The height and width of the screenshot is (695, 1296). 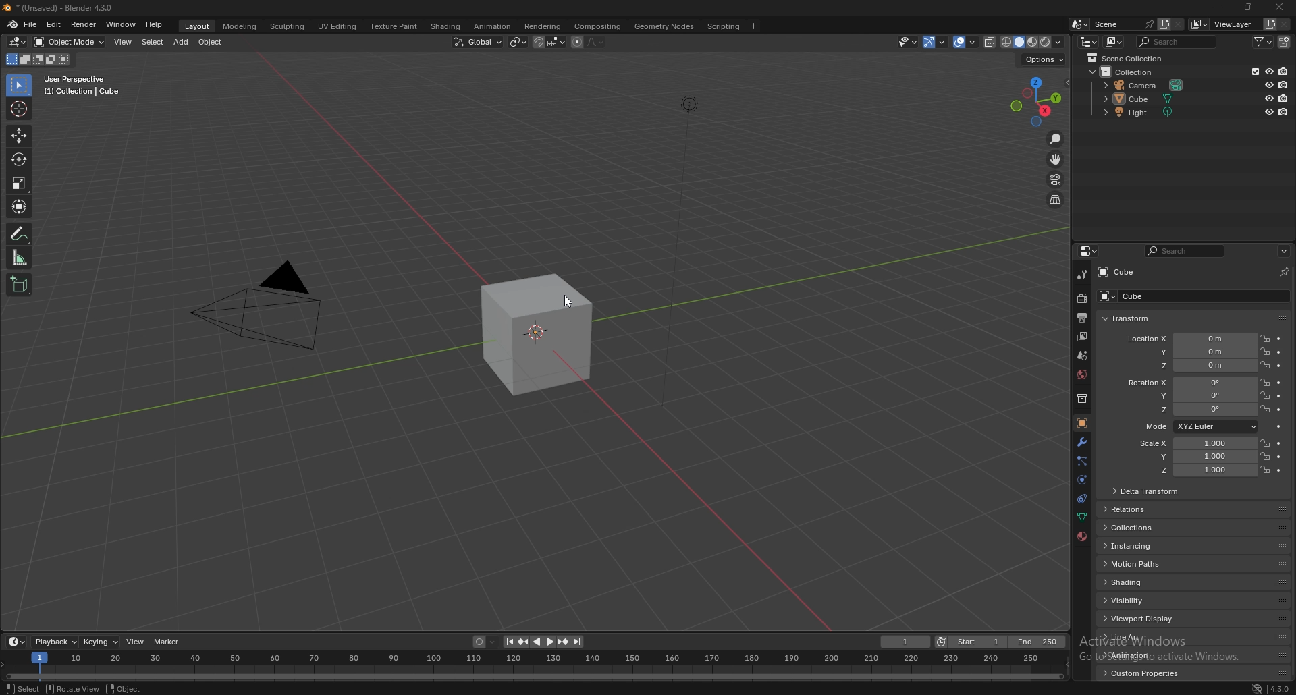 What do you see at coordinates (1081, 299) in the screenshot?
I see `render` at bounding box center [1081, 299].